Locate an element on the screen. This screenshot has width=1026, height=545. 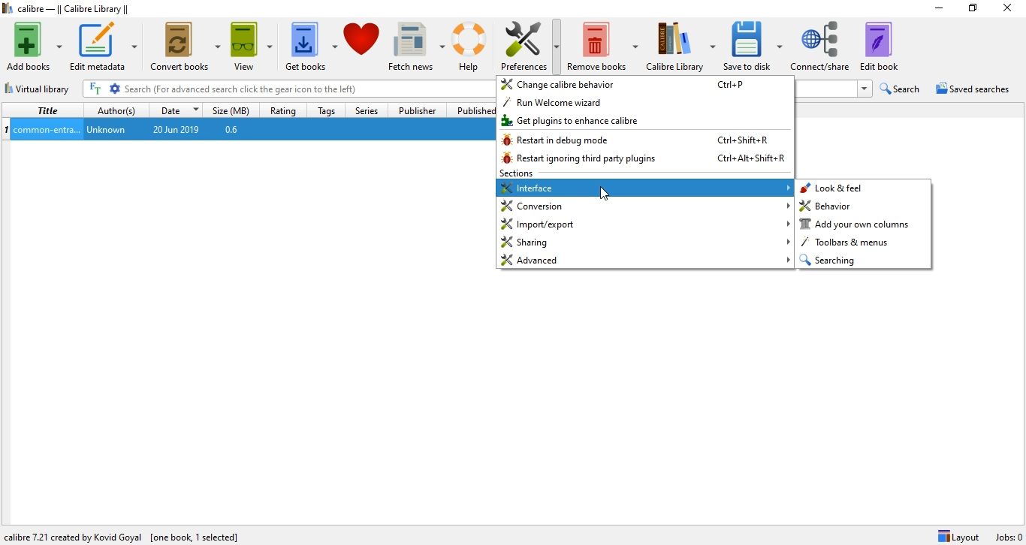
Search bar is located at coordinates (308, 89).